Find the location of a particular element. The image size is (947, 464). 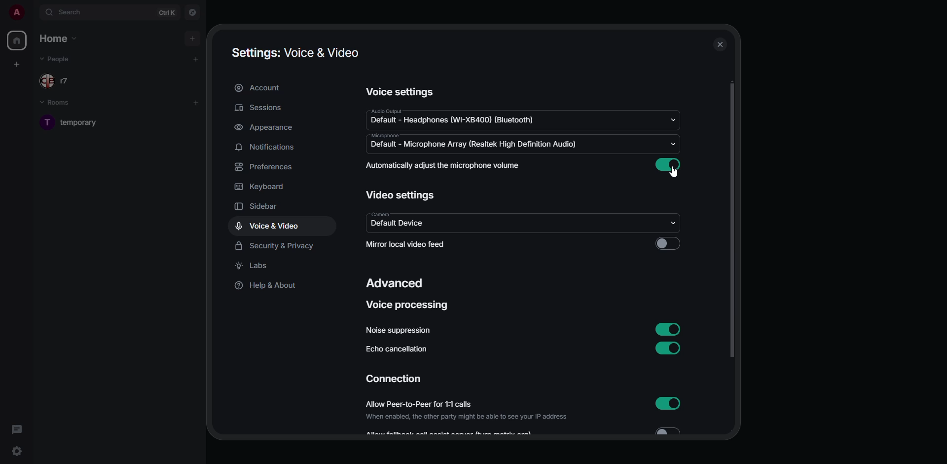

microphone is located at coordinates (475, 143).